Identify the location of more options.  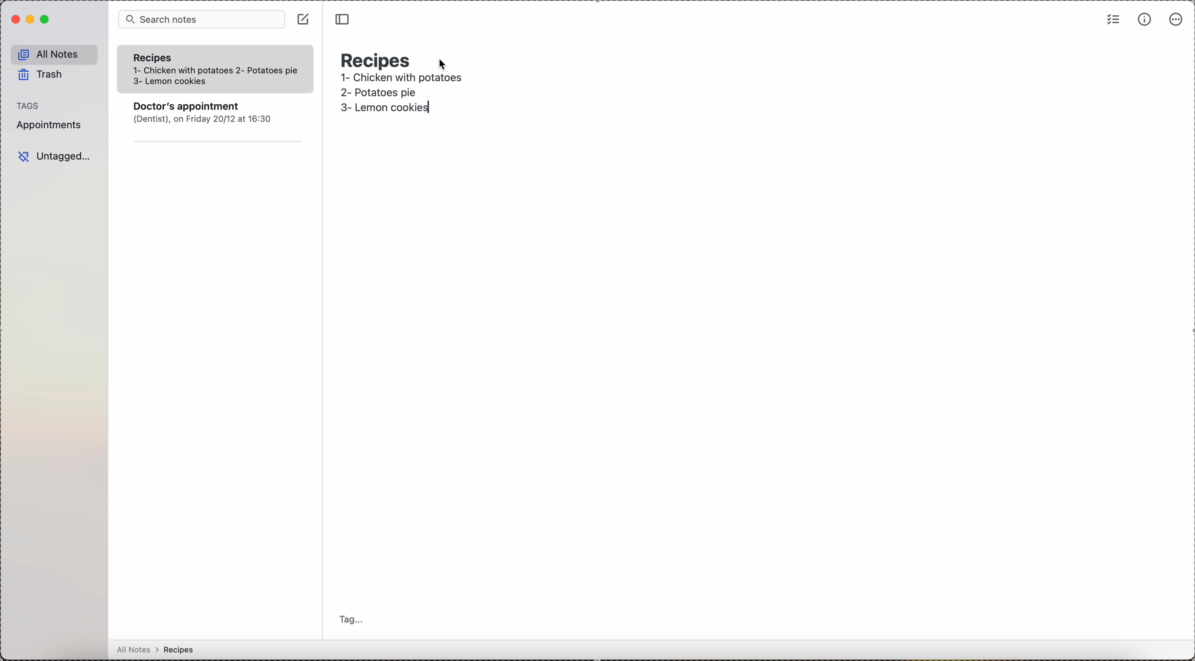
(1175, 20).